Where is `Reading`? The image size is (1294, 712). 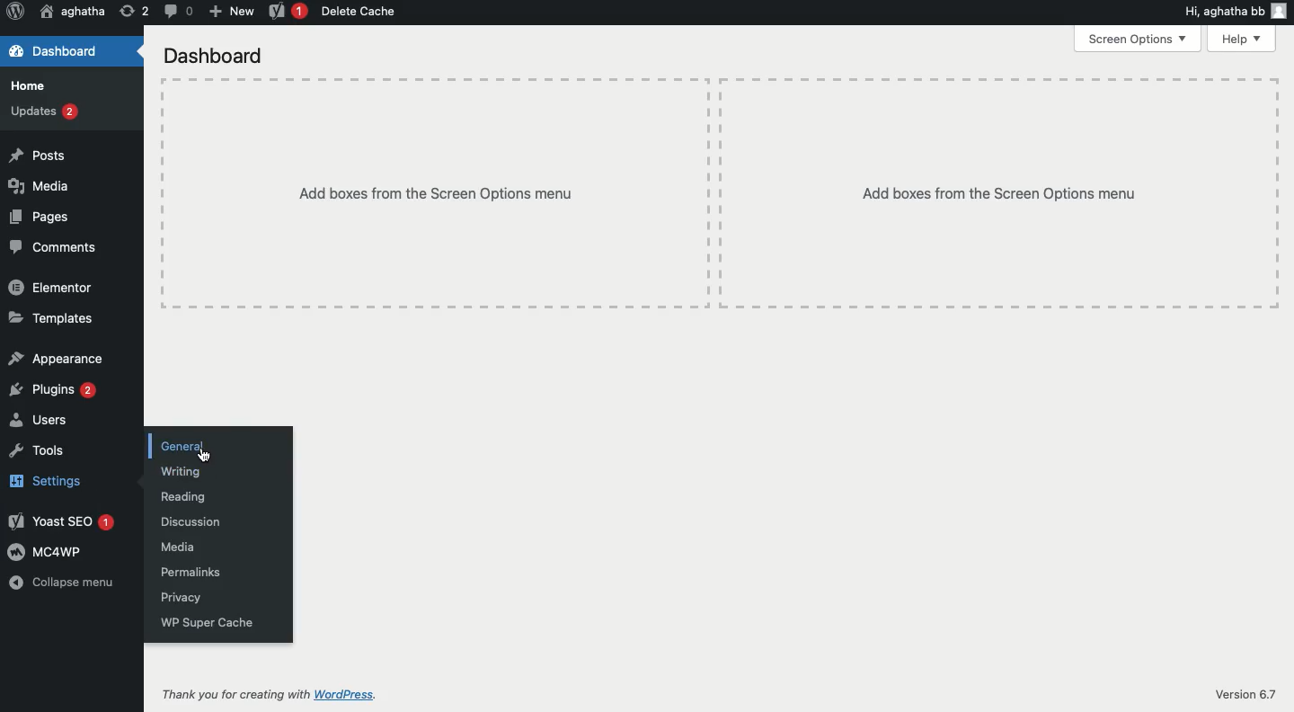
Reading is located at coordinates (182, 496).